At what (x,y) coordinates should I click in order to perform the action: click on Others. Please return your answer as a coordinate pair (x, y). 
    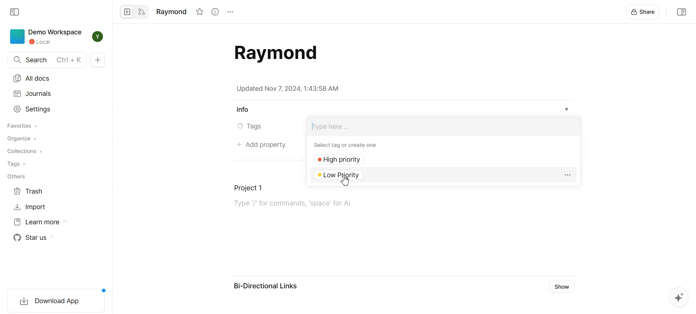
    Looking at the image, I should click on (16, 177).